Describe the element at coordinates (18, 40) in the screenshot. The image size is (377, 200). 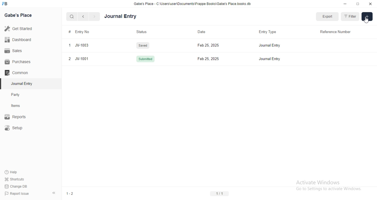
I see `Dashboard` at that location.